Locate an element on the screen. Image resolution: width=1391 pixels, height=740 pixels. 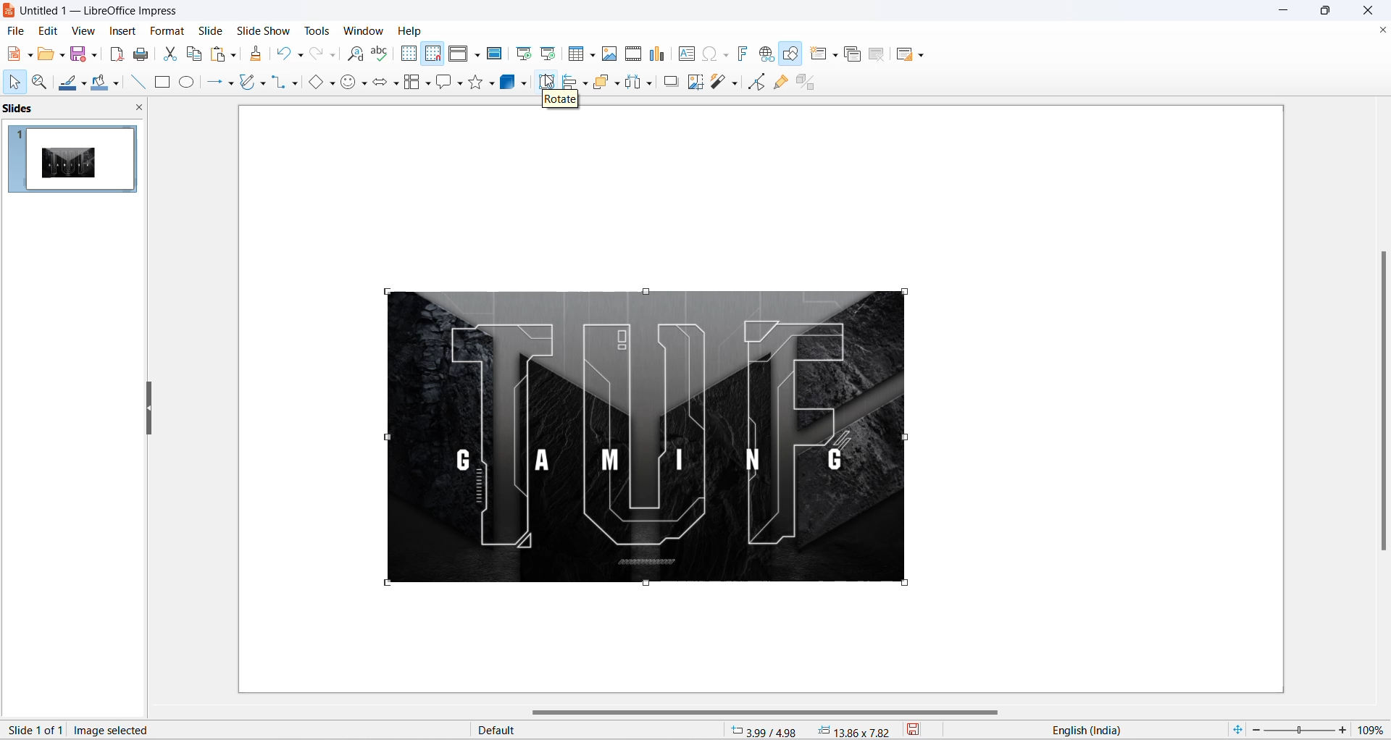
slide master type is located at coordinates (599, 731).